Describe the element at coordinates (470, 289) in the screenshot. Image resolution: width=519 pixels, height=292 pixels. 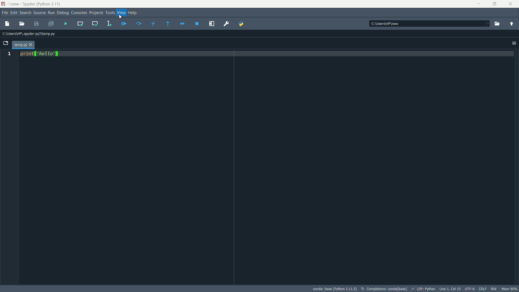
I see `file encoding` at that location.